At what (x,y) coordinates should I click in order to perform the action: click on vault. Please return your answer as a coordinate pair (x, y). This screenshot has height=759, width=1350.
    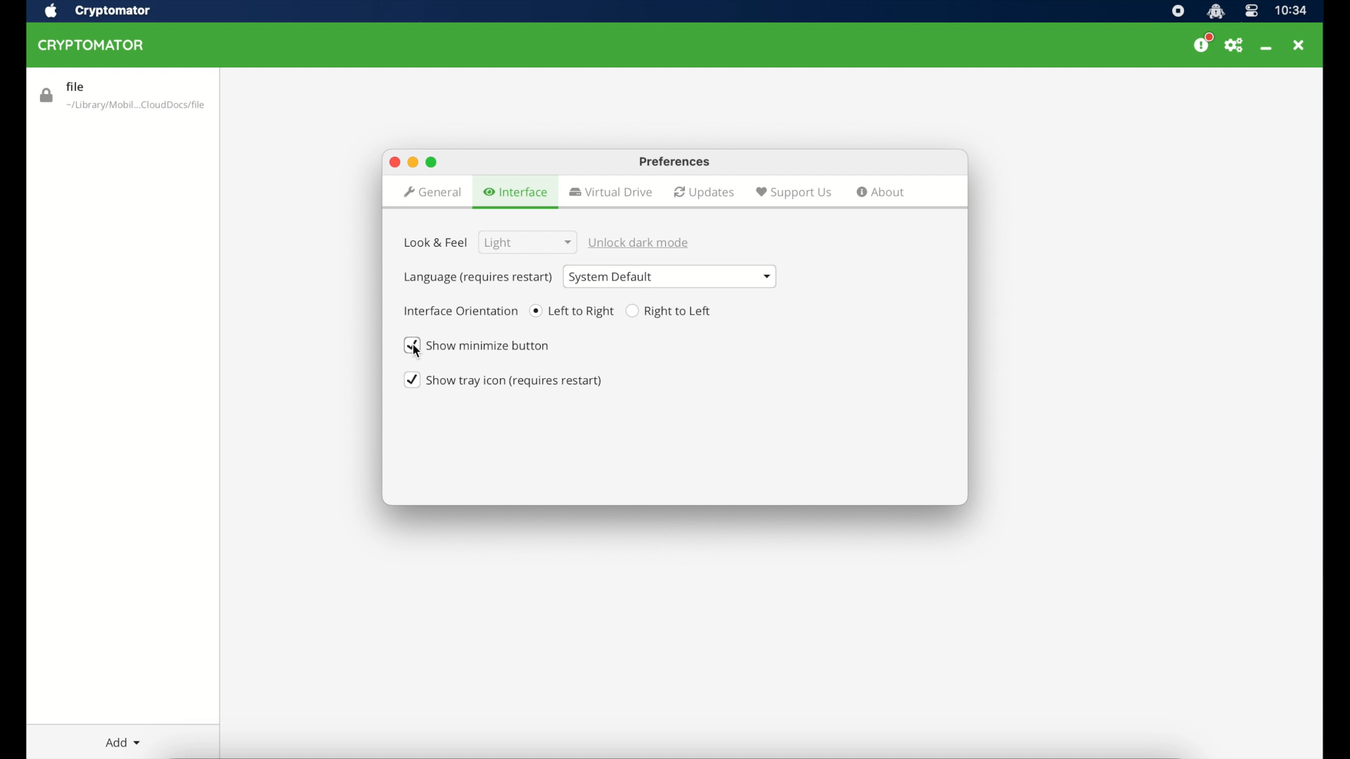
    Looking at the image, I should click on (123, 97).